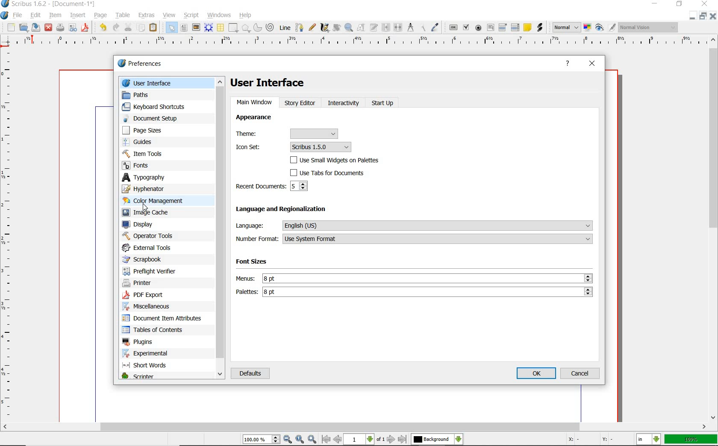  I want to click on USE SMALL WIDGETS ON PALETTES, so click(335, 160).